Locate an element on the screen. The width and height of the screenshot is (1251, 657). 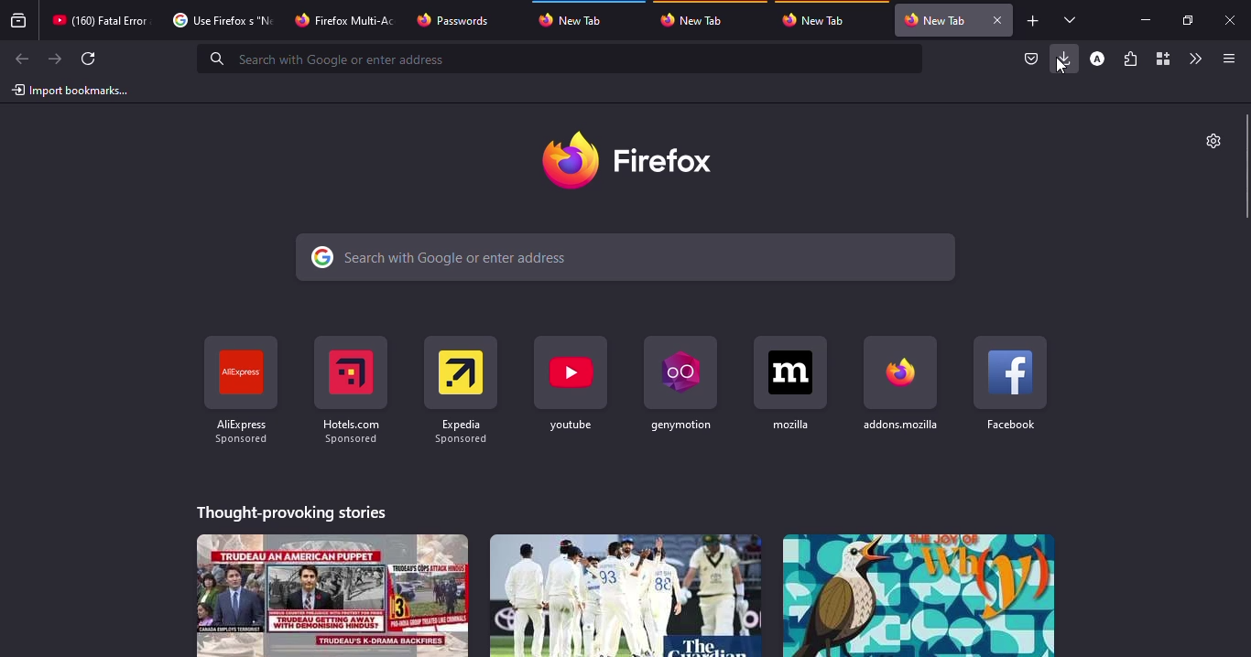
forward is located at coordinates (55, 59).